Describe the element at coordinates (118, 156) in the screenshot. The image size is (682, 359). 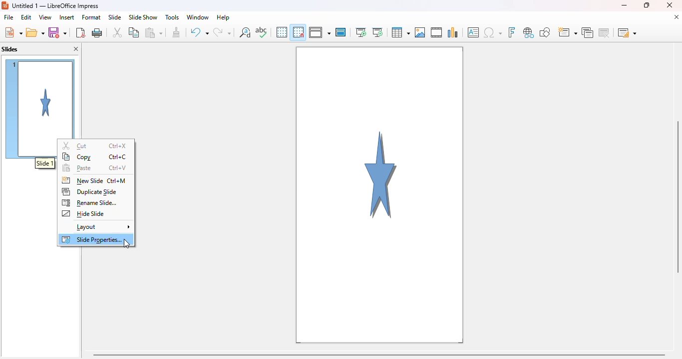
I see `shortcut for copy "Ctrl+C"` at that location.